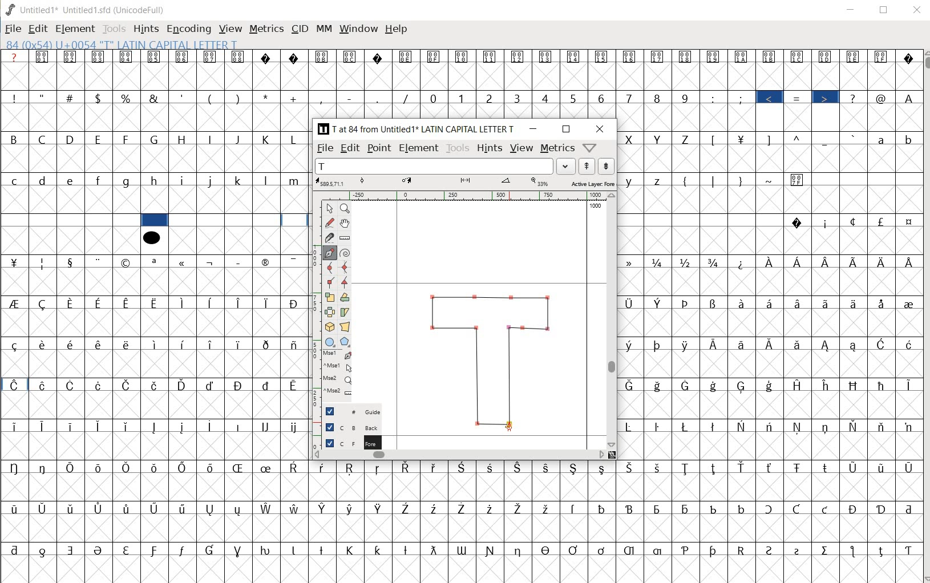  Describe the element at coordinates (575, 467) in the screenshot. I see `Symbol` at that location.